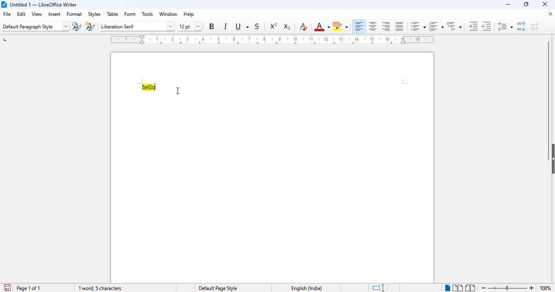 This screenshot has width=555, height=292. What do you see at coordinates (448, 288) in the screenshot?
I see `single-page view` at bounding box center [448, 288].